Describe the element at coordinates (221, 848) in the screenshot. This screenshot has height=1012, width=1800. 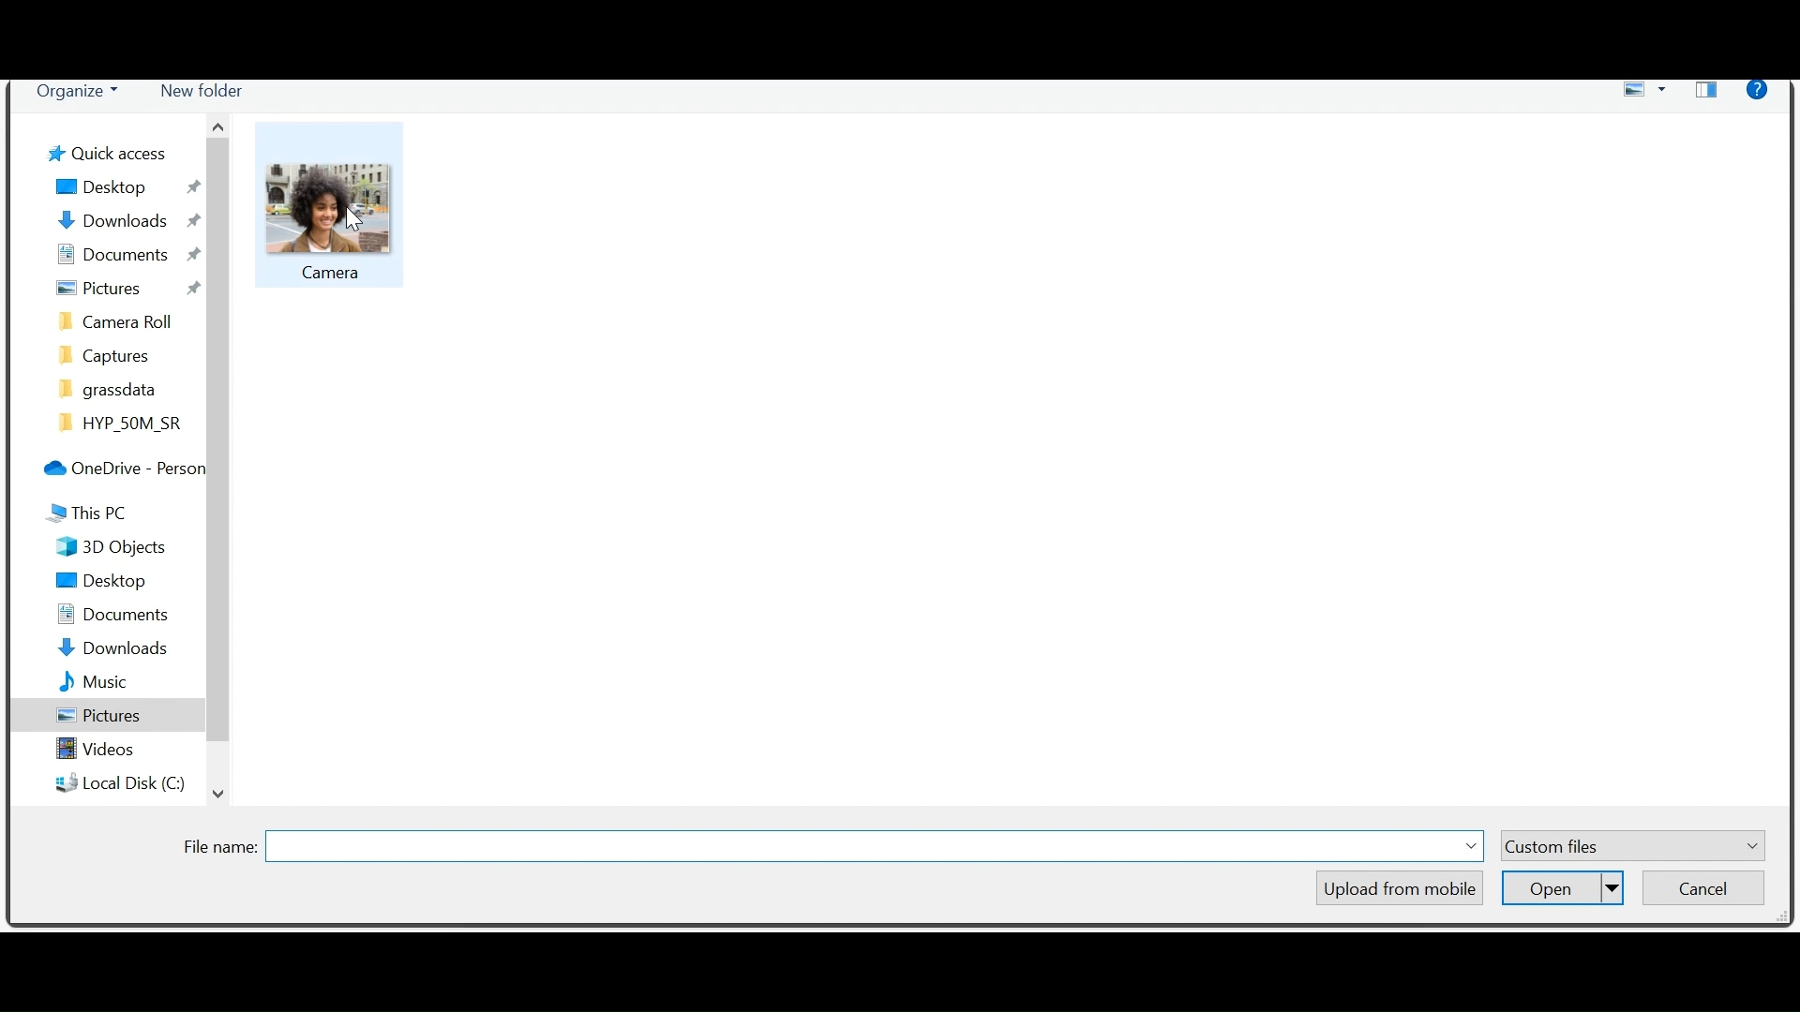
I see `File Name` at that location.